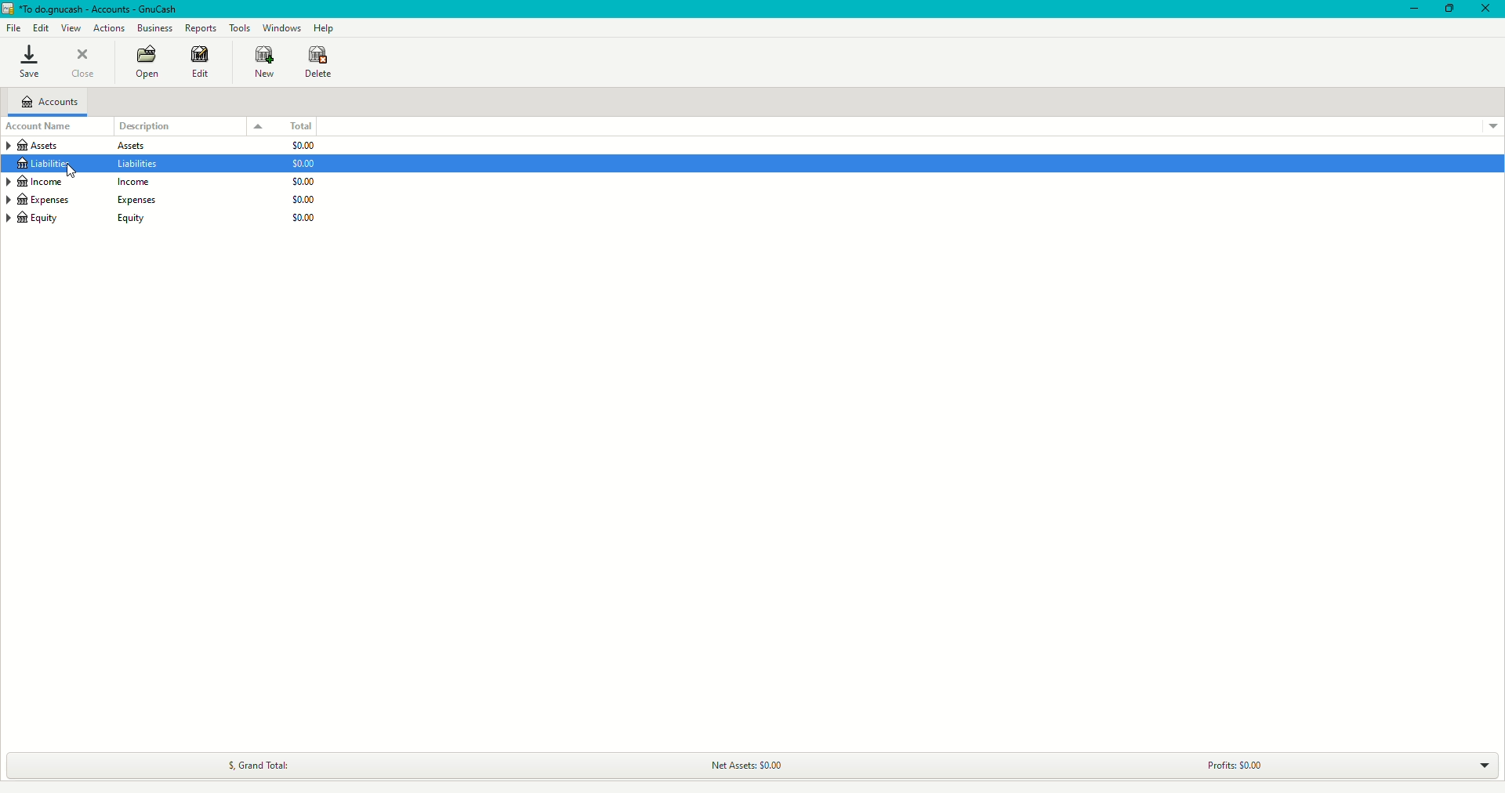  What do you see at coordinates (146, 63) in the screenshot?
I see `Open` at bounding box center [146, 63].